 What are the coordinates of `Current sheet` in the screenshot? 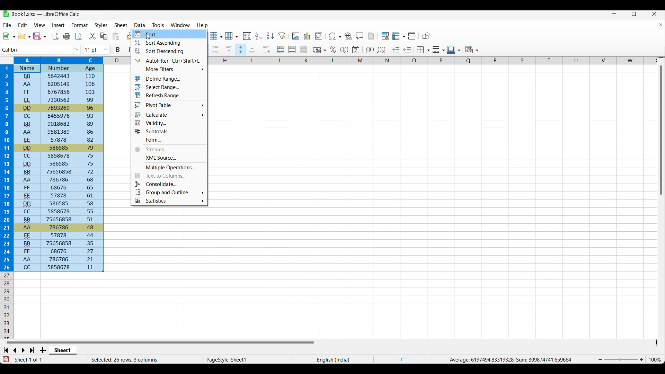 It's located at (63, 350).